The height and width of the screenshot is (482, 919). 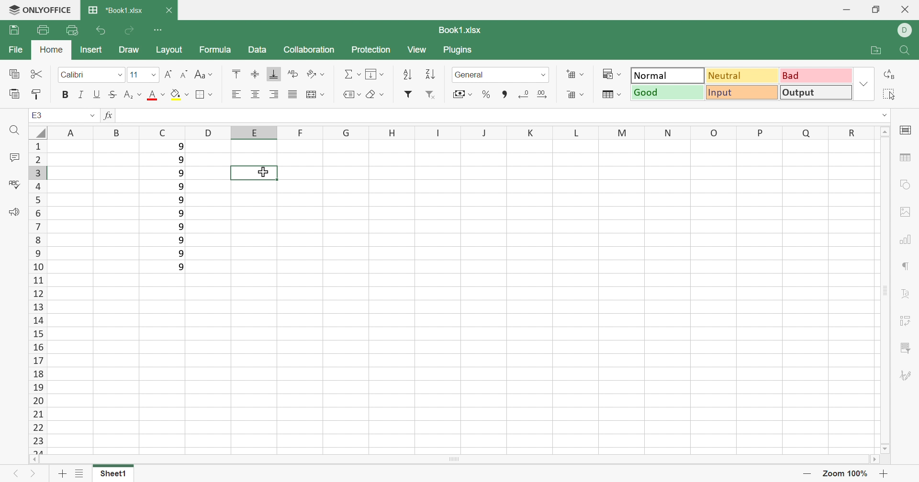 What do you see at coordinates (180, 146) in the screenshot?
I see `9` at bounding box center [180, 146].